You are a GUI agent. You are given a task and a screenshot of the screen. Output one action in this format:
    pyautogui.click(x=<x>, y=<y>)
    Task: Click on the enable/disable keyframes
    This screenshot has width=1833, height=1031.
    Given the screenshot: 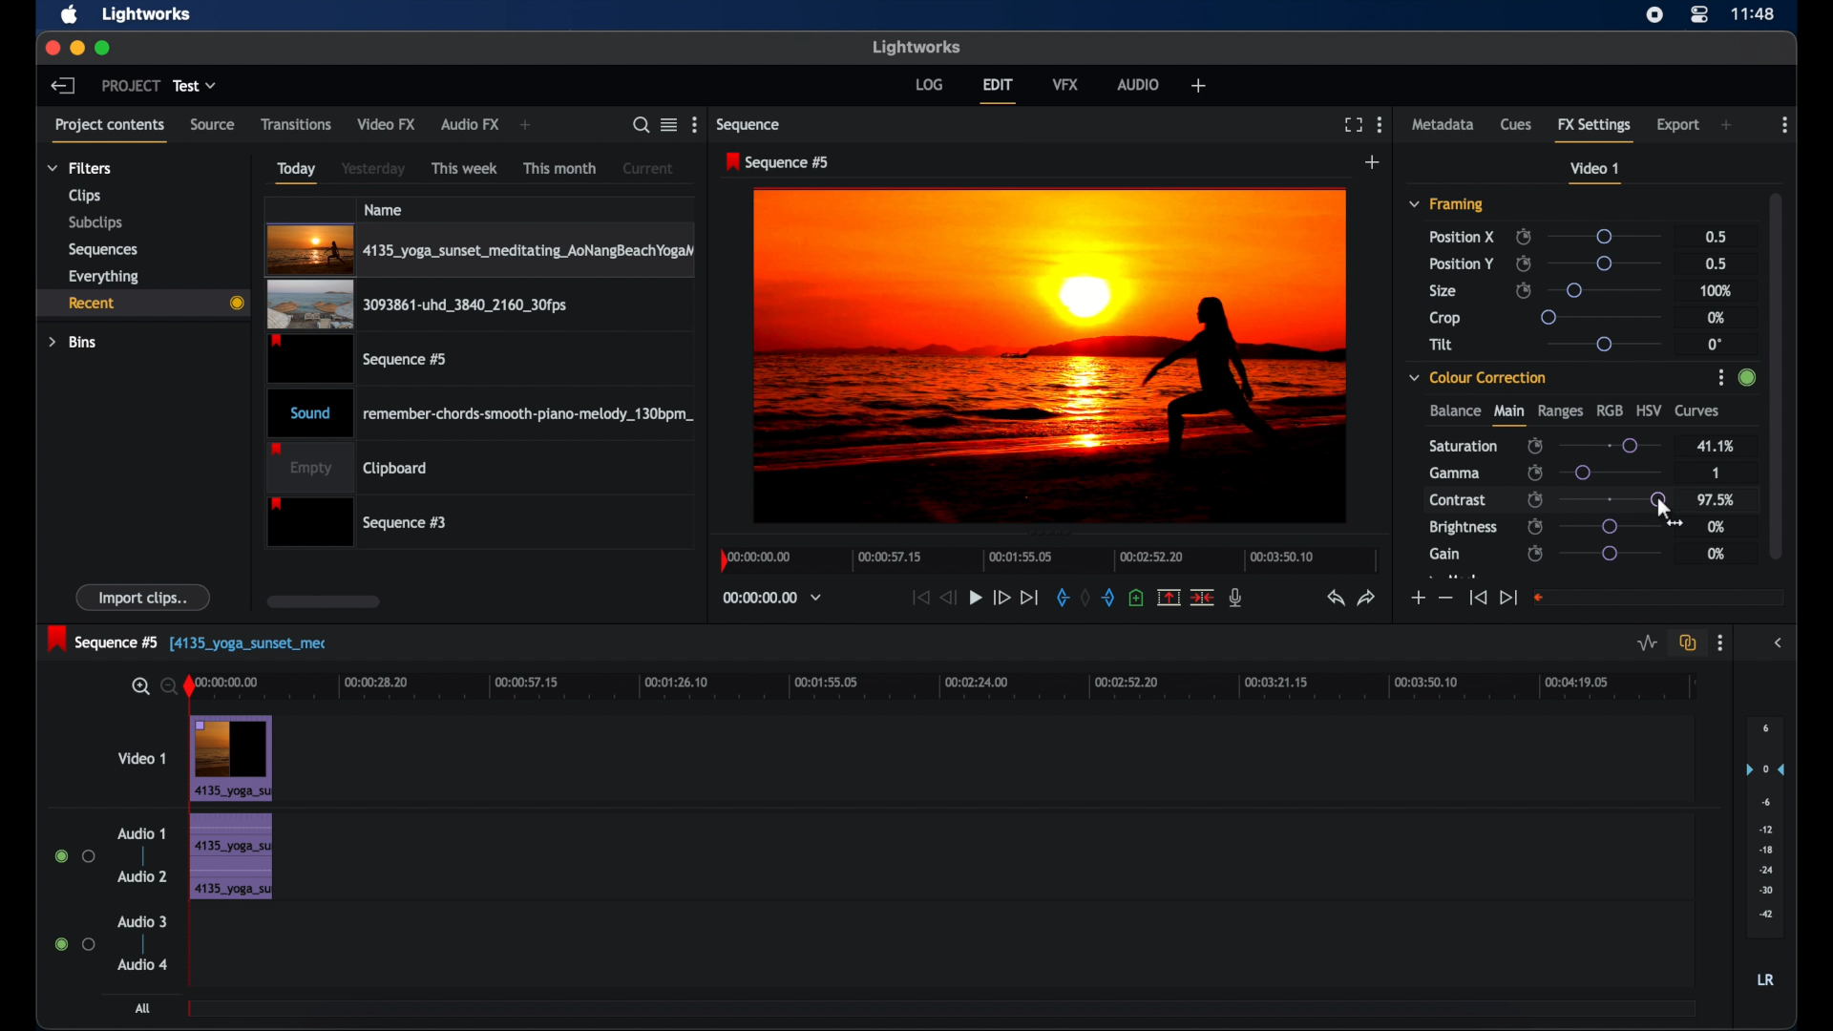 What is the action you would take?
    pyautogui.click(x=1536, y=499)
    